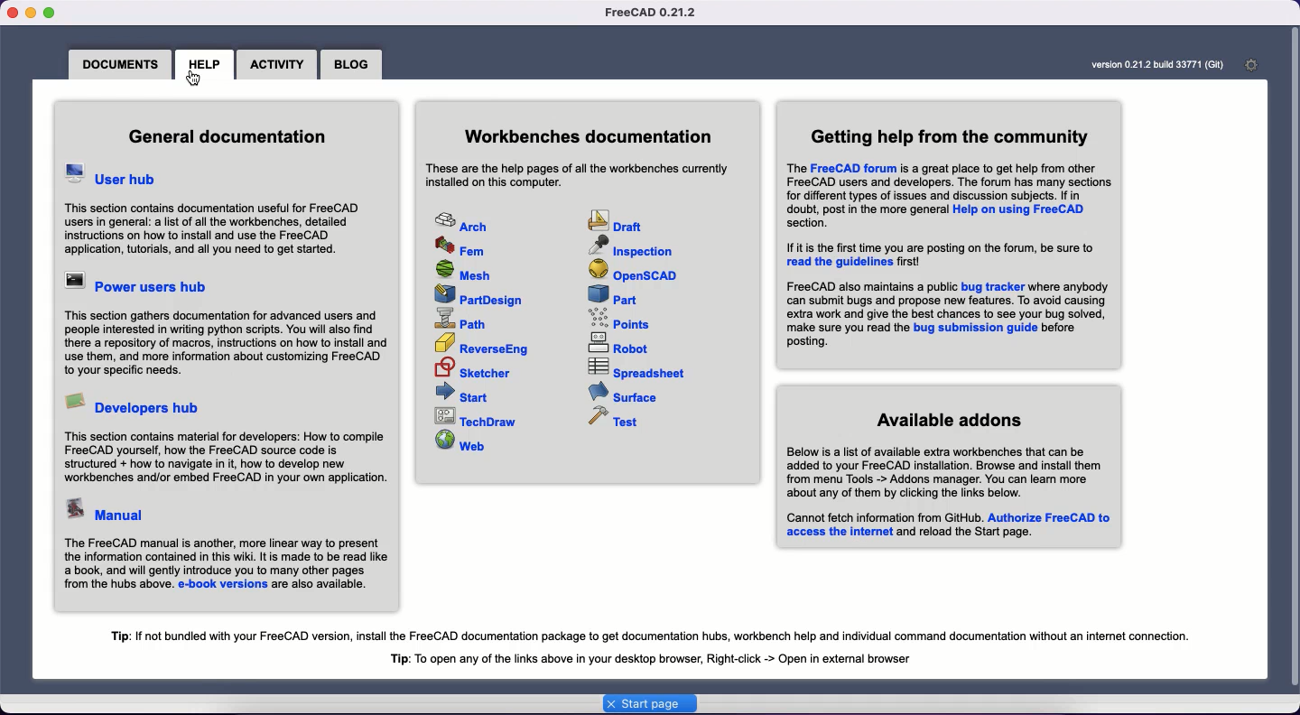 The height and width of the screenshot is (715, 1300). What do you see at coordinates (10, 13) in the screenshot?
I see `Close` at bounding box center [10, 13].